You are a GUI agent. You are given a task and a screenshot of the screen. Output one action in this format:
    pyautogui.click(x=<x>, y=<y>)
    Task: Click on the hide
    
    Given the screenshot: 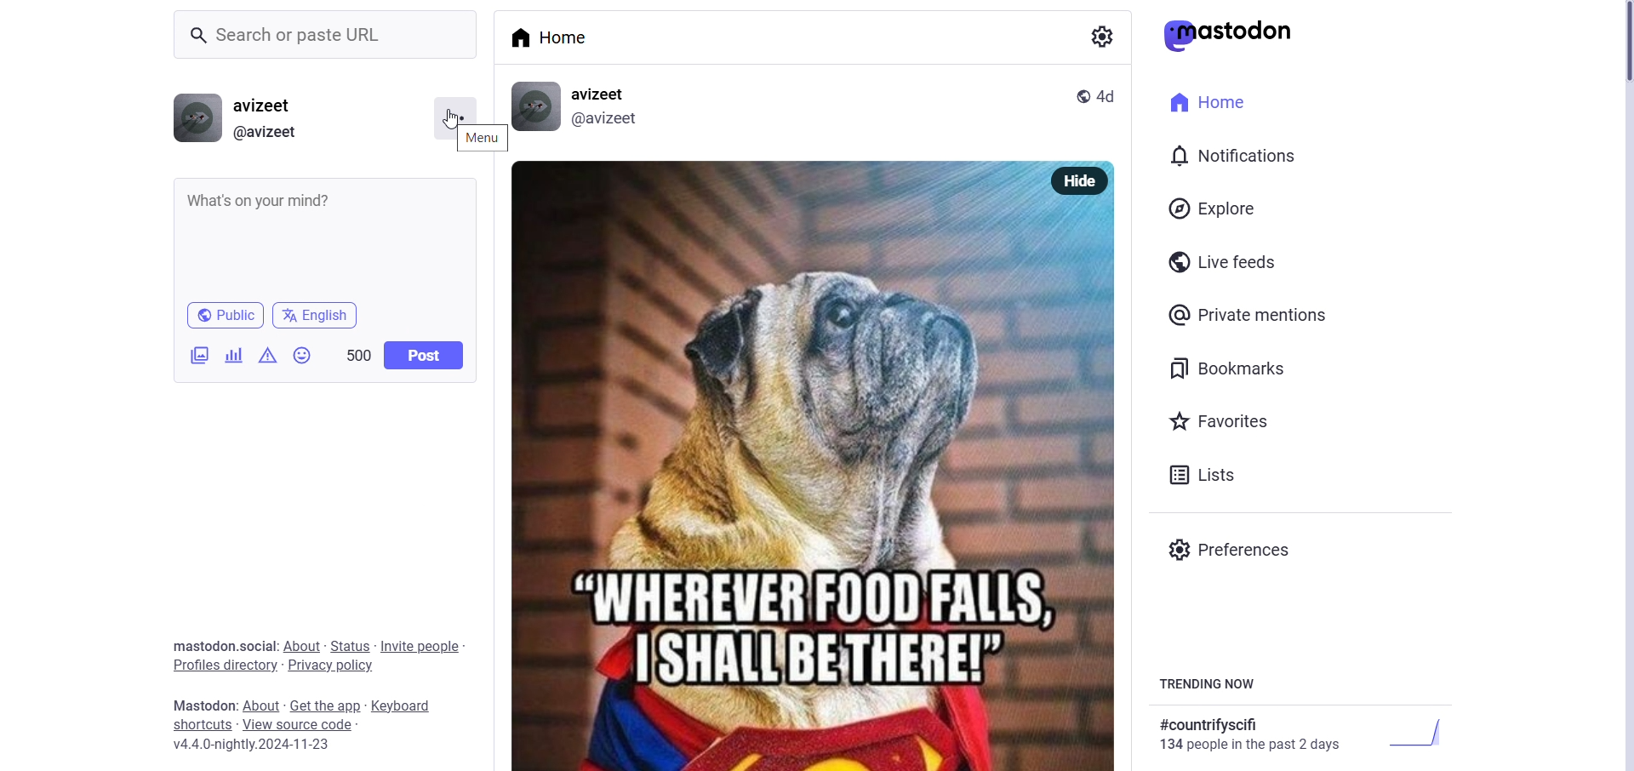 What is the action you would take?
    pyautogui.click(x=1082, y=180)
    